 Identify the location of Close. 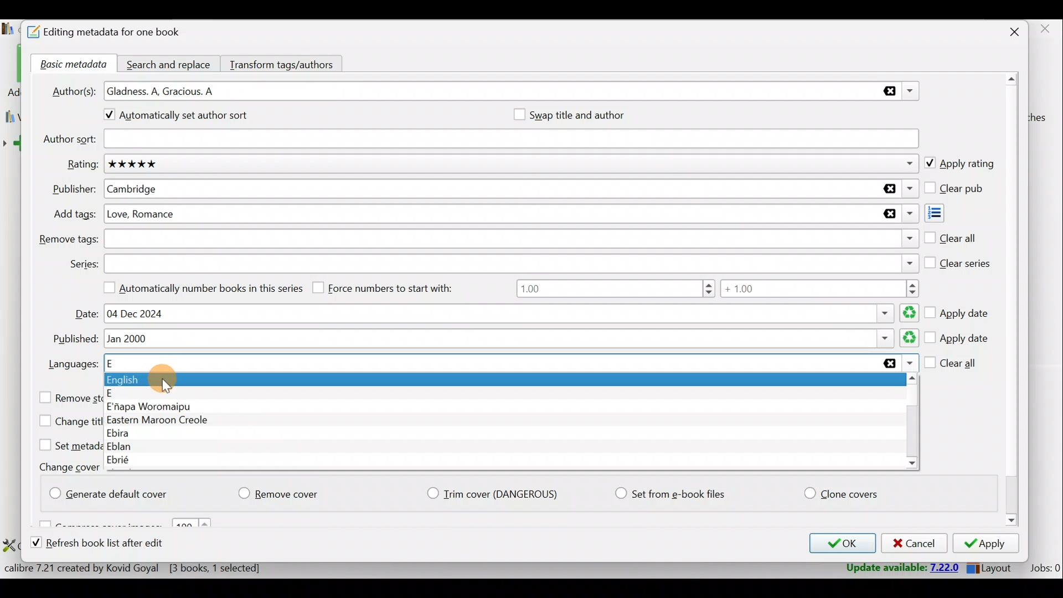
(1009, 33).